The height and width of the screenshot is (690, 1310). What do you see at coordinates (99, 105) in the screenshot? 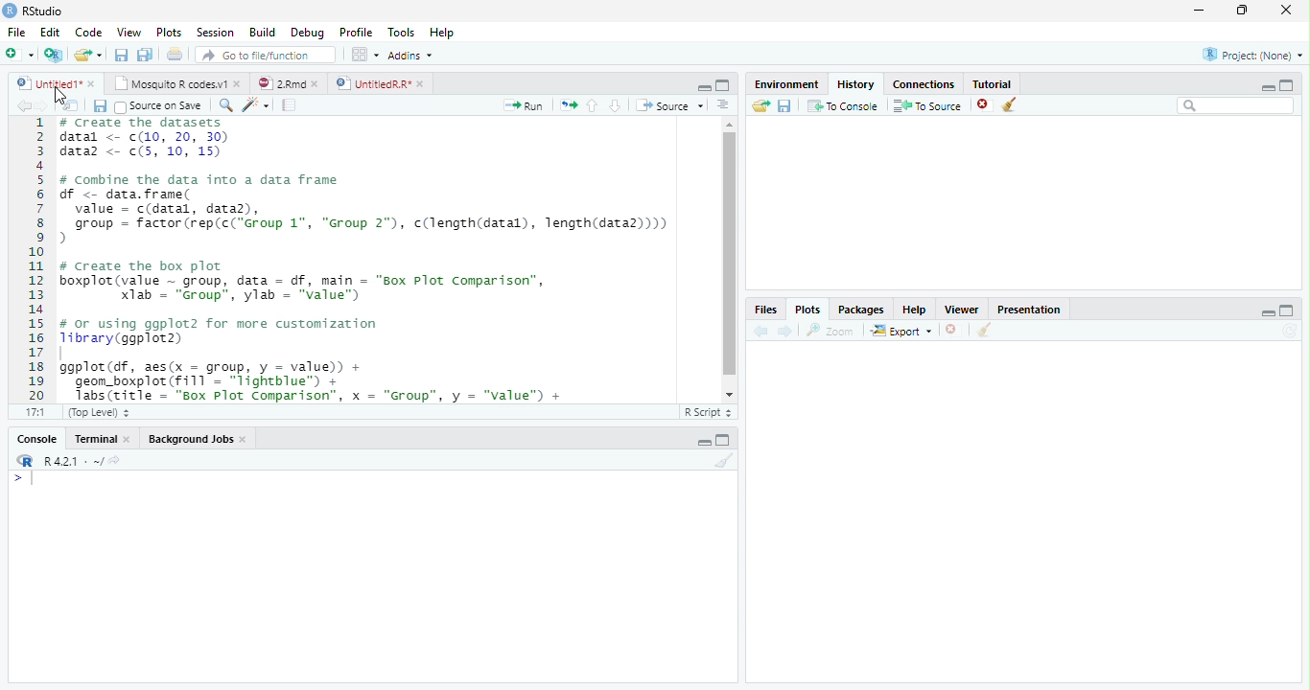
I see `Save current document` at bounding box center [99, 105].